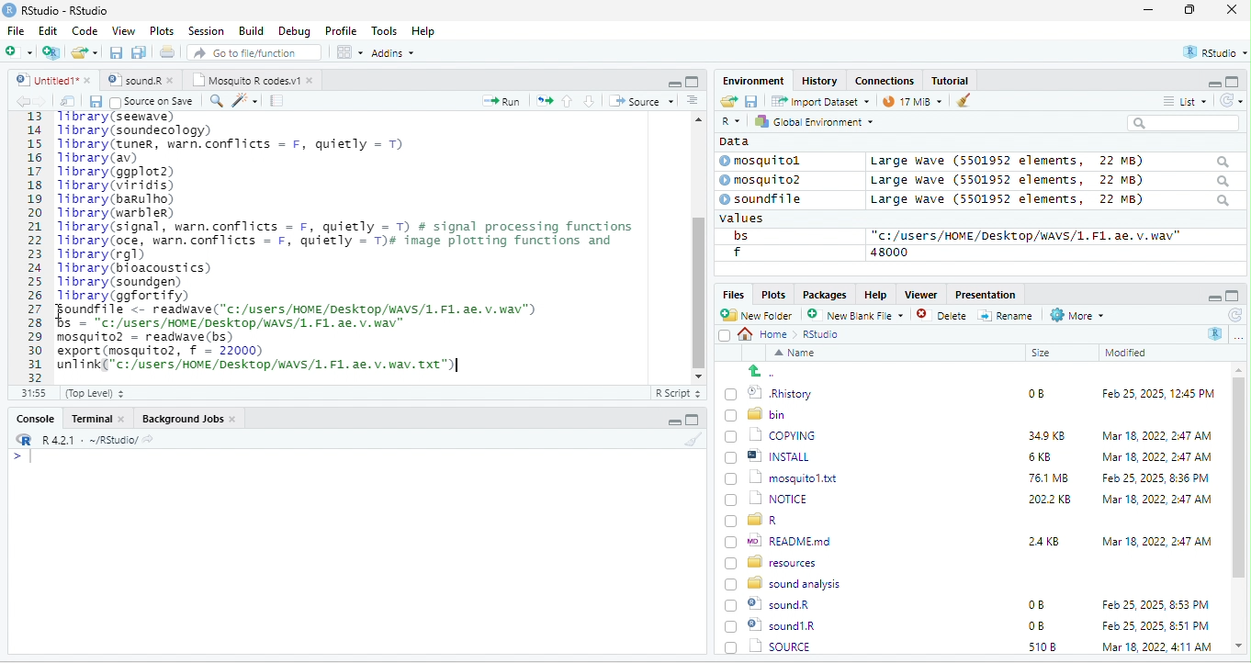 The width and height of the screenshot is (1251, 663). What do you see at coordinates (1041, 540) in the screenshot?
I see `24KB` at bounding box center [1041, 540].